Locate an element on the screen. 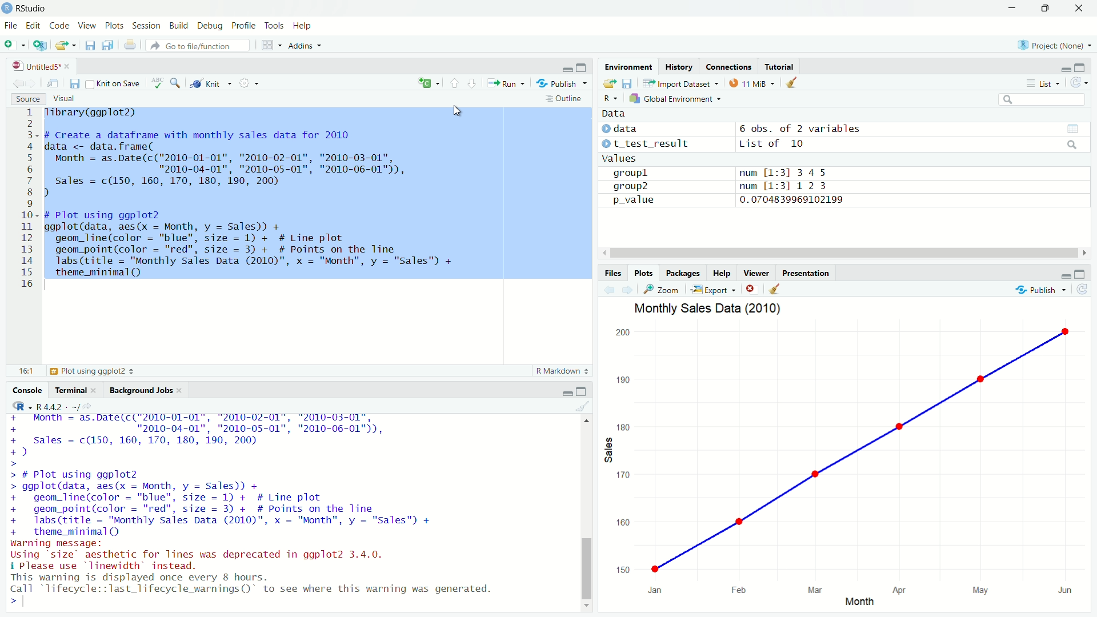 The height and width of the screenshot is (617, 1097). save workspace as is located at coordinates (628, 83).